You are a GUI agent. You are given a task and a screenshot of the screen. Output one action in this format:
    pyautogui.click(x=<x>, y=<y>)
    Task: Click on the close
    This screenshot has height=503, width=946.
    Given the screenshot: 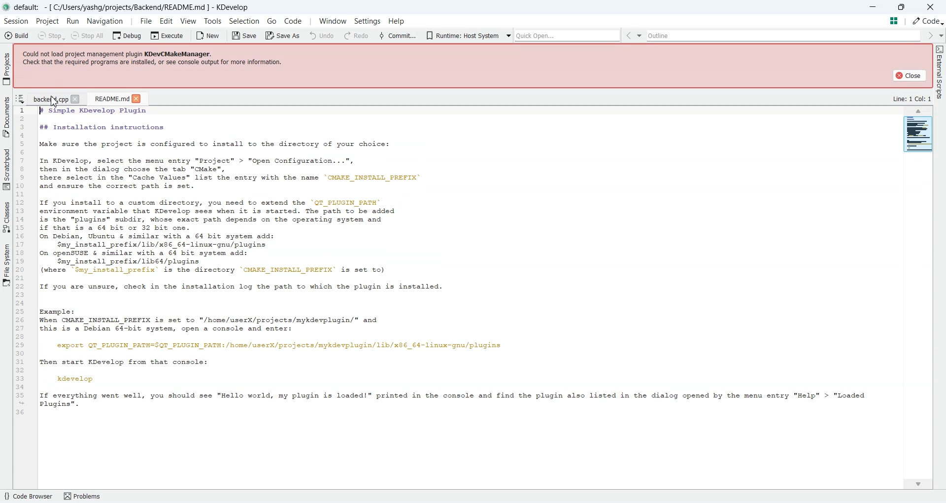 What is the action you would take?
    pyautogui.click(x=77, y=100)
    